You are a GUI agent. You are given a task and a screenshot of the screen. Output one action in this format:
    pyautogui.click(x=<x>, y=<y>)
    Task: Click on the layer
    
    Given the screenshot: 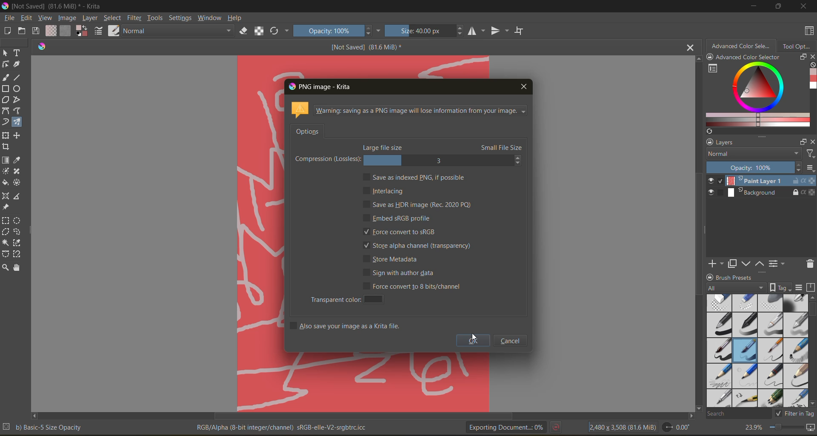 What is the action you would take?
    pyautogui.click(x=761, y=181)
    